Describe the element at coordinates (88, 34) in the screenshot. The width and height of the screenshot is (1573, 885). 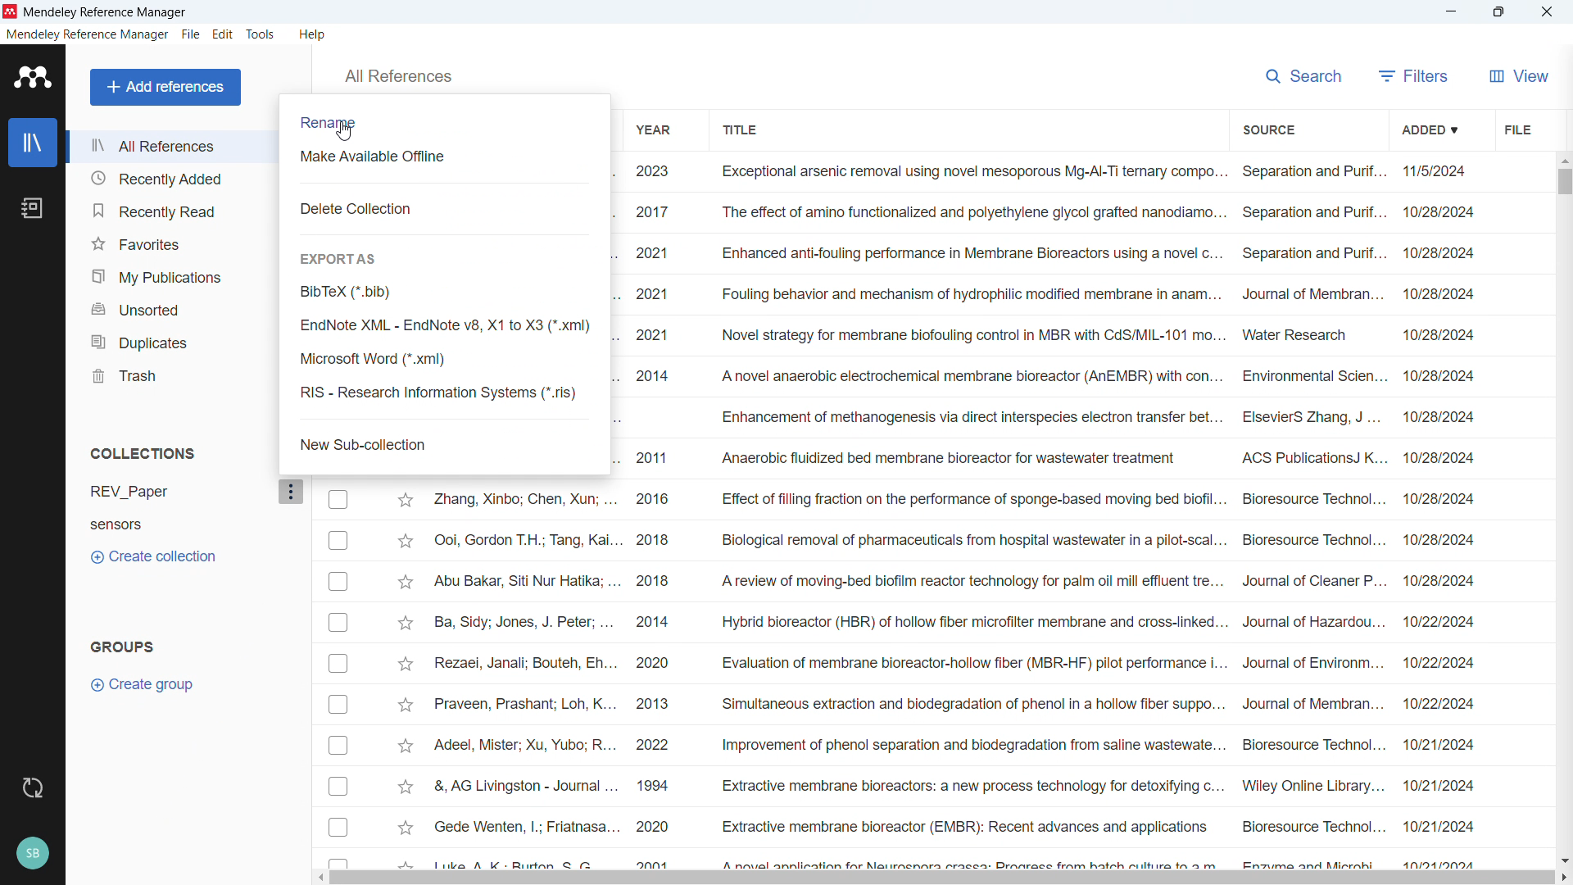
I see `Mendeley reference manager ` at that location.